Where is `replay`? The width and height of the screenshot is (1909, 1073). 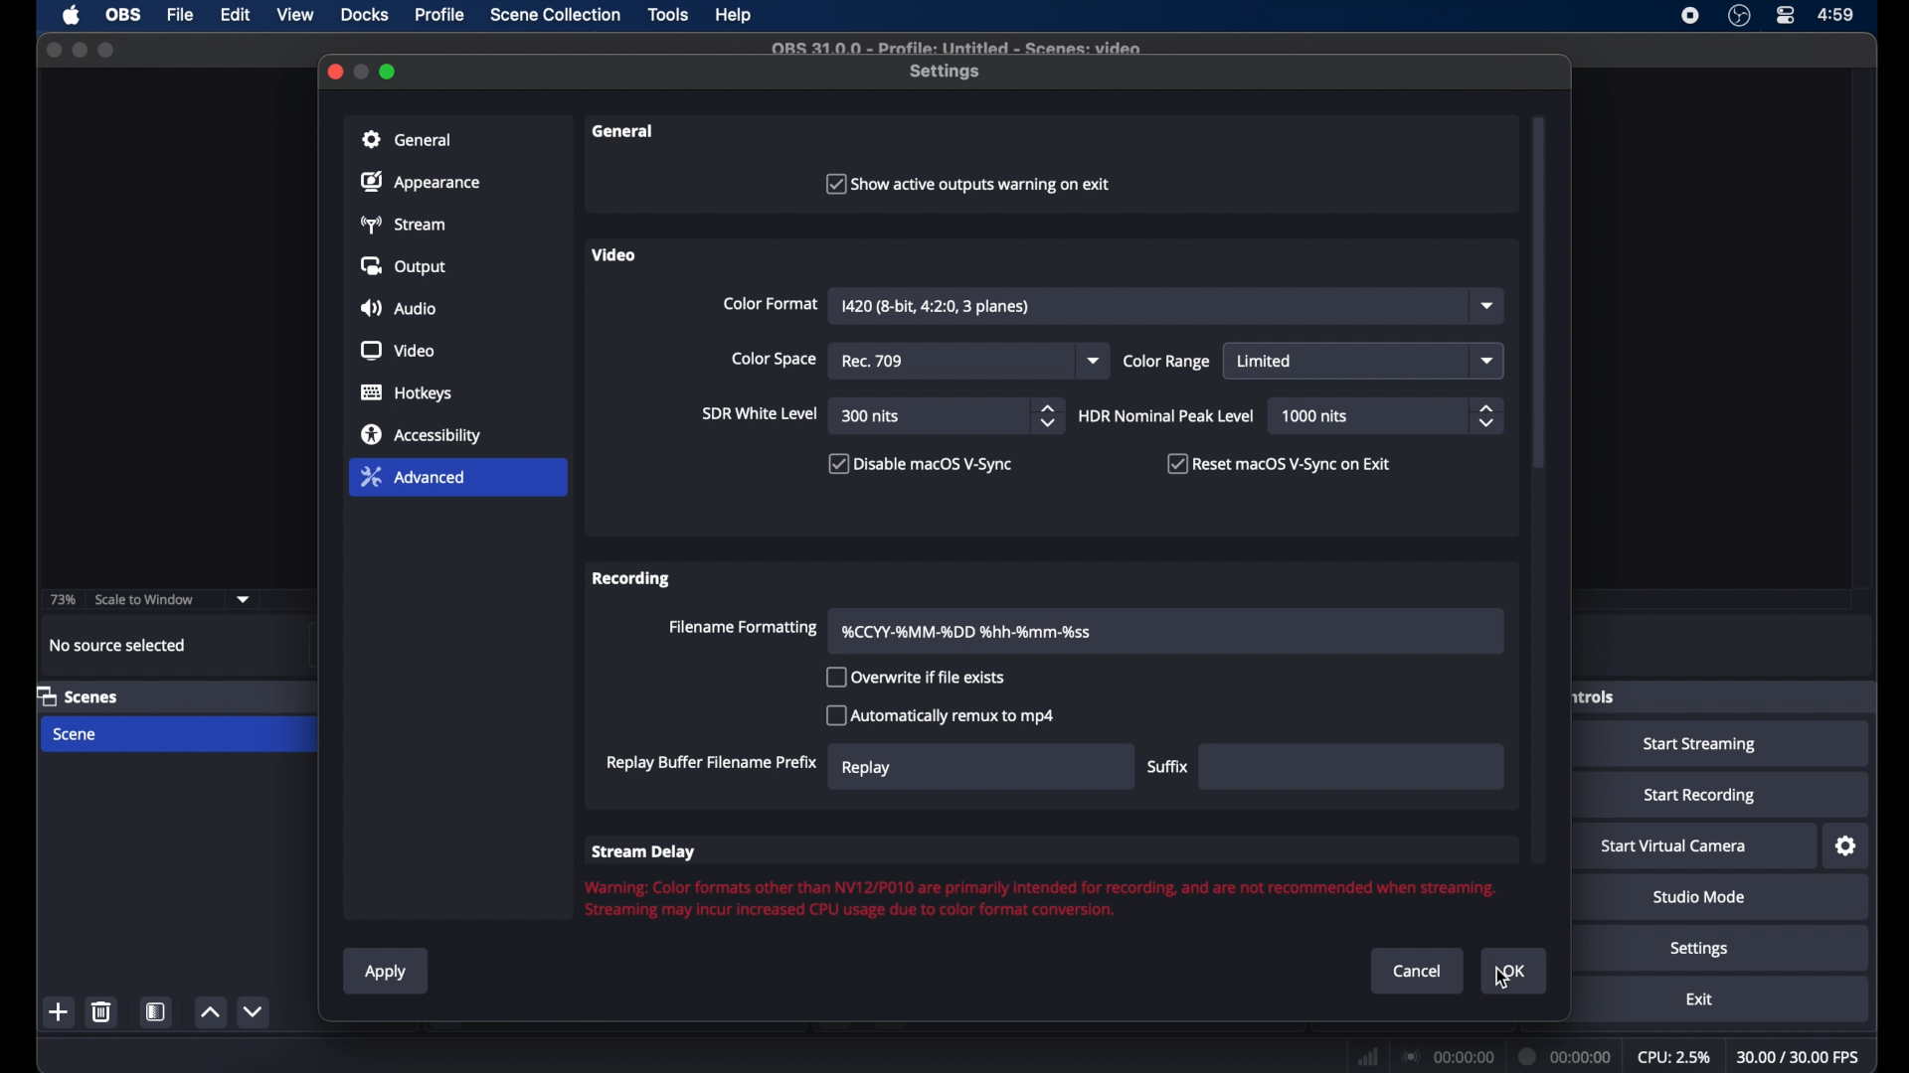 replay is located at coordinates (867, 768).